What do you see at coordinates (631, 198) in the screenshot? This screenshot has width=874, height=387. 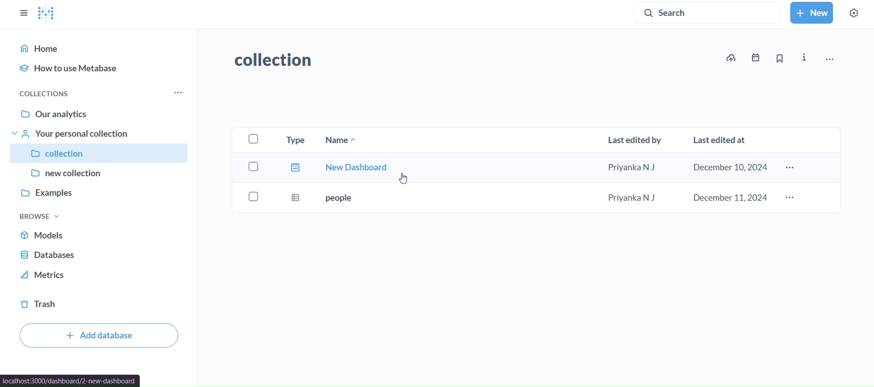 I see `Priyanka N J` at bounding box center [631, 198].